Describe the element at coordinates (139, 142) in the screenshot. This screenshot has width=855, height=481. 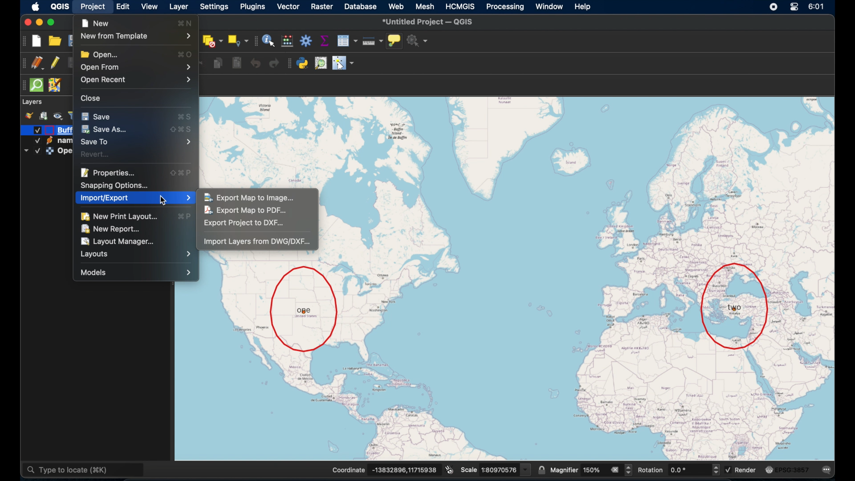
I see `save to menu` at that location.